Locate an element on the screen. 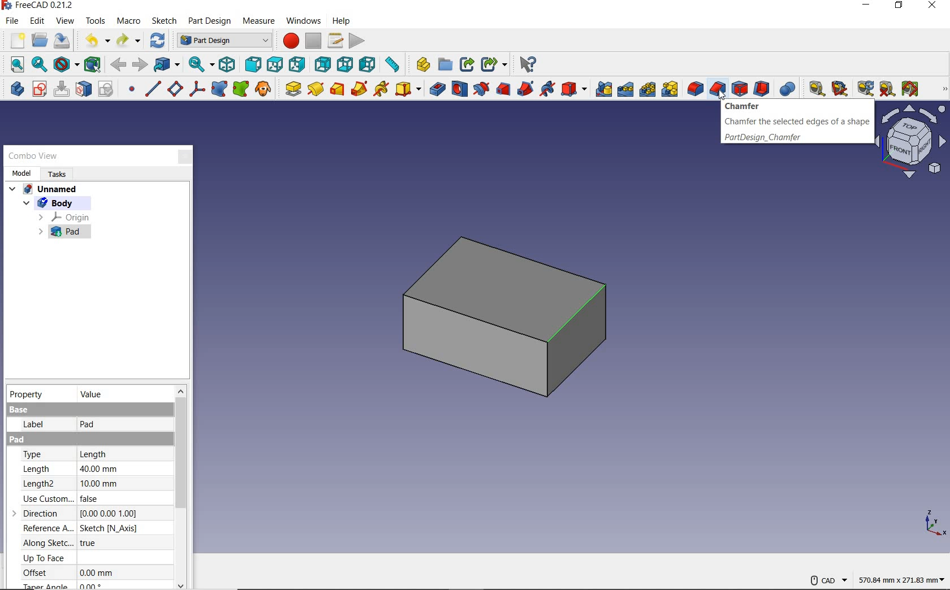 This screenshot has height=590, width=950. ceate body is located at coordinates (15, 89).